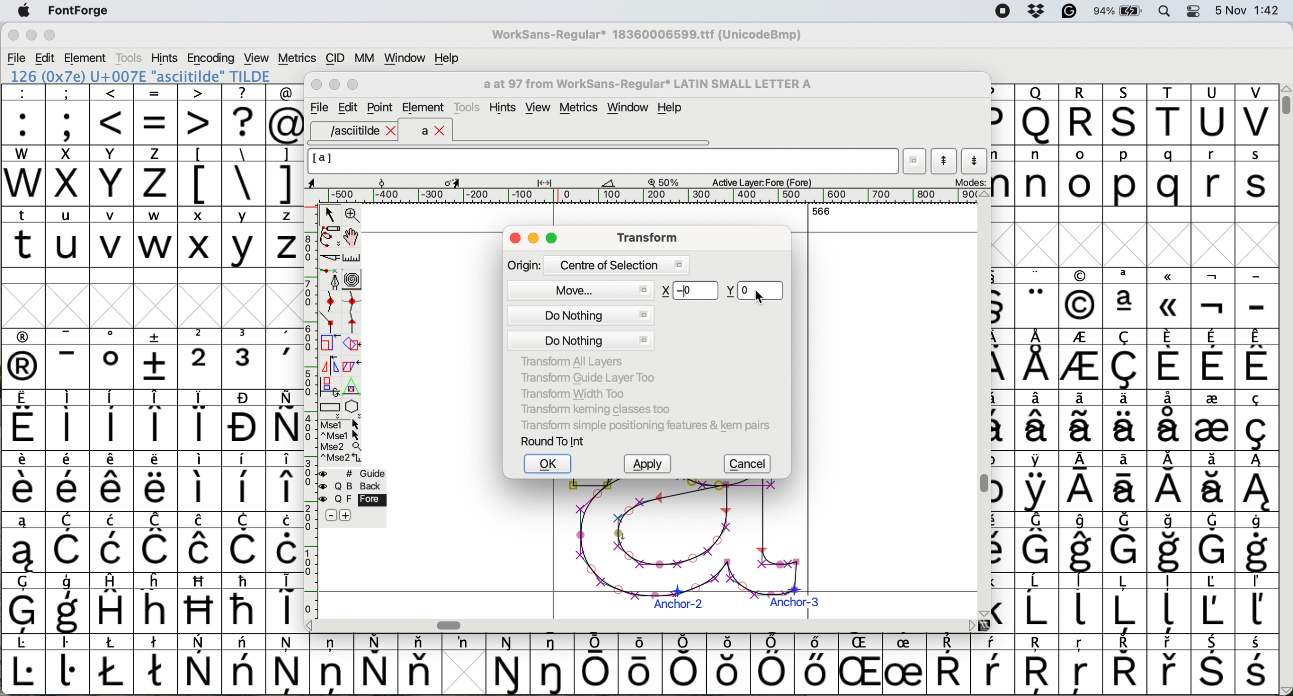 Image resolution: width=1293 pixels, height=696 pixels. I want to click on y, so click(242, 237).